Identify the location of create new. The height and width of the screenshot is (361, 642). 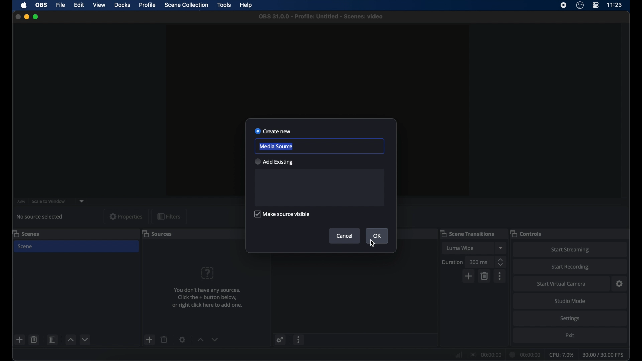
(273, 131).